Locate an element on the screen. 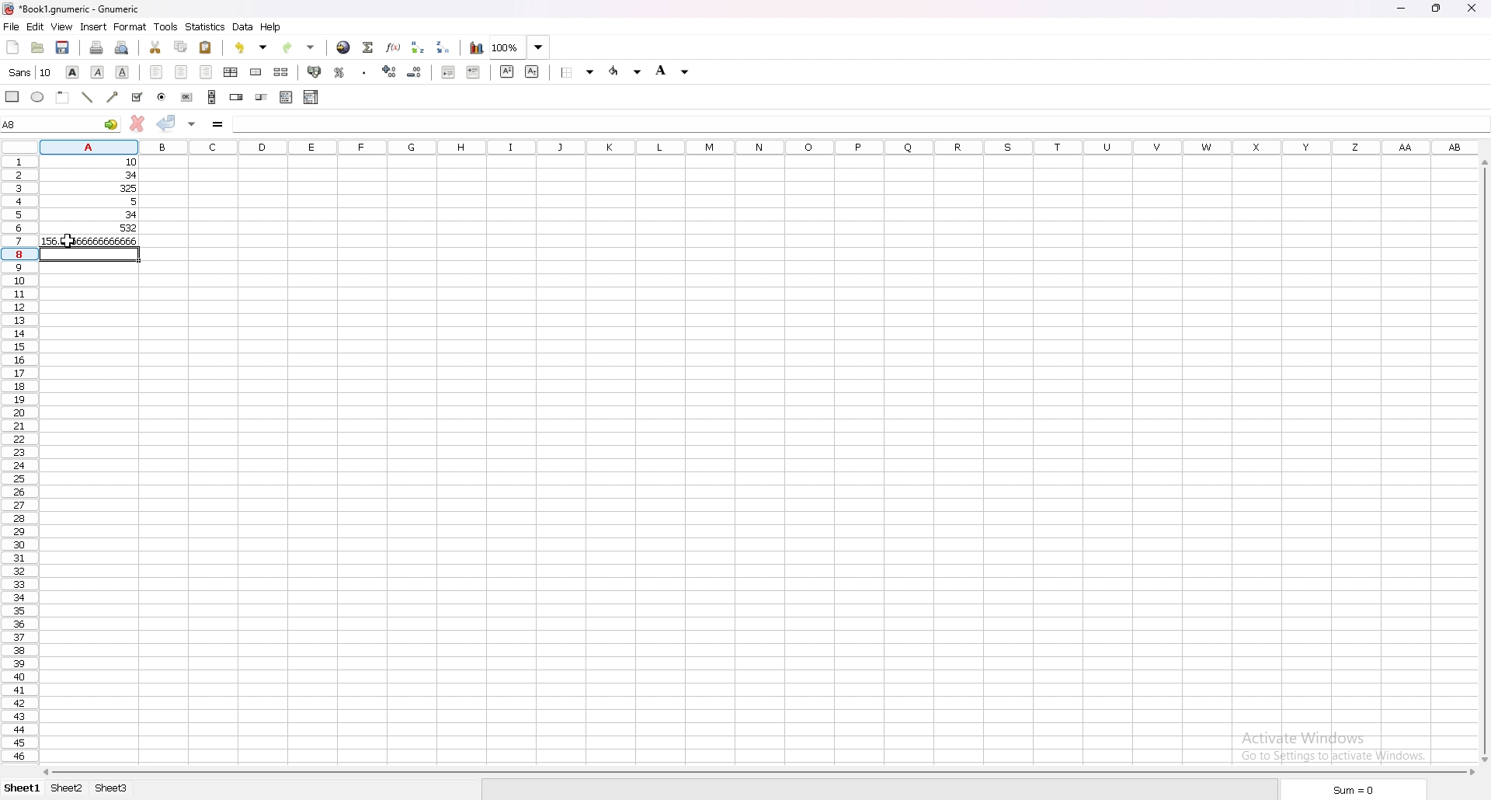  formula is located at coordinates (217, 123).